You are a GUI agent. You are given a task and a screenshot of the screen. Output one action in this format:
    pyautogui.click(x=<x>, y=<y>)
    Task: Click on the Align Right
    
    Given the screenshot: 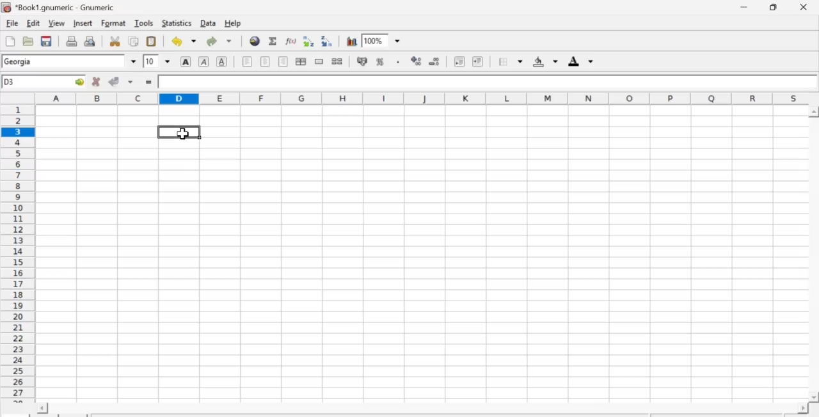 What is the action you would take?
    pyautogui.click(x=283, y=62)
    